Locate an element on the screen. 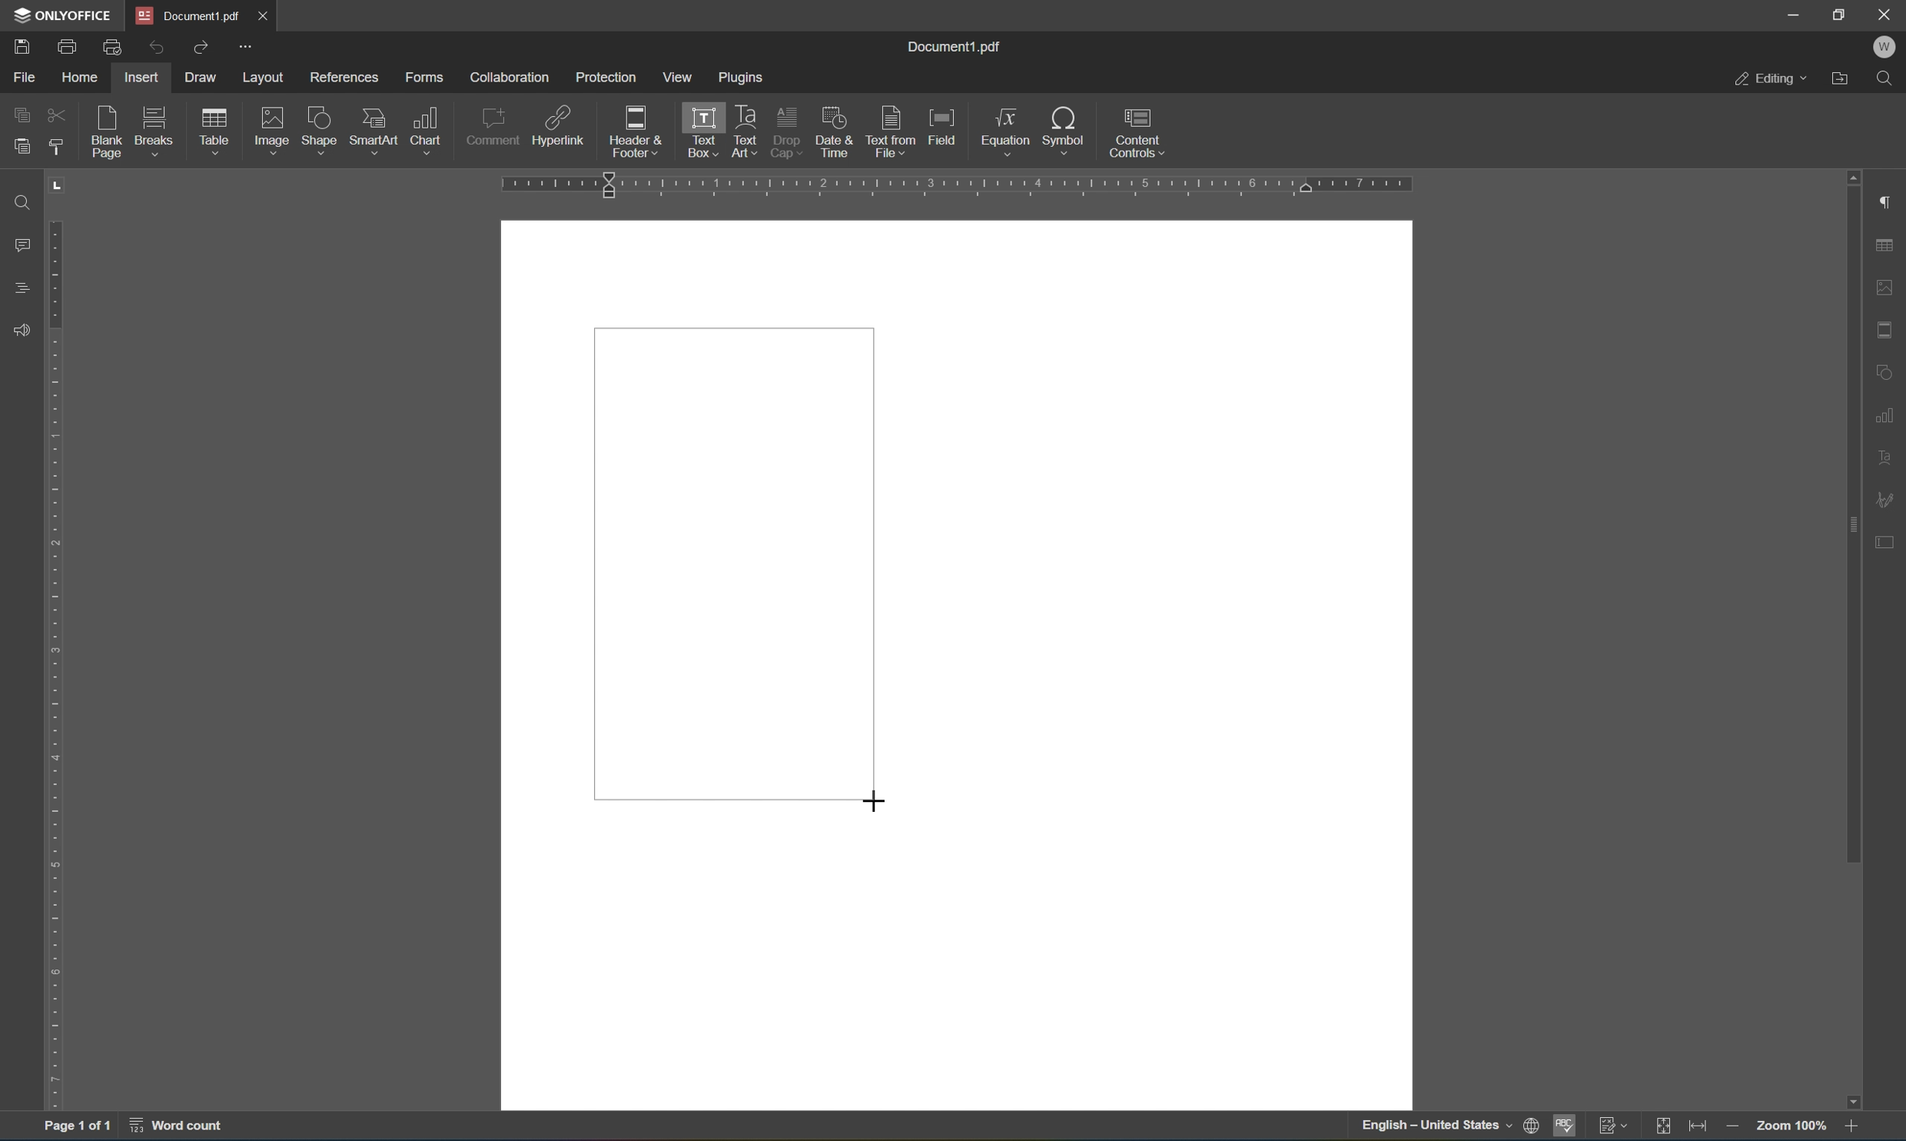  chart is located at coordinates (427, 130).